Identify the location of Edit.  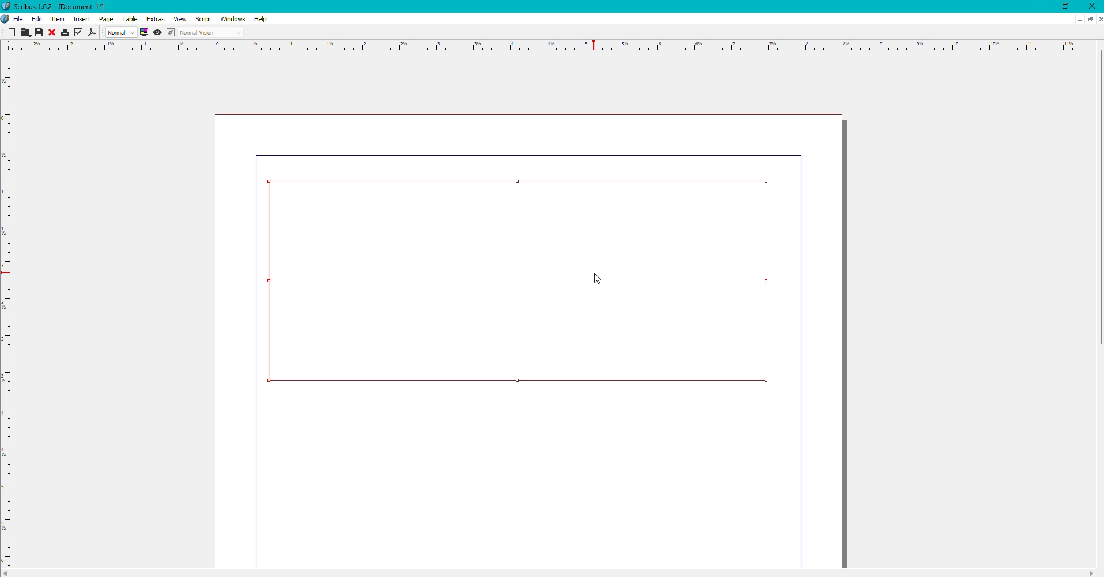
(37, 20).